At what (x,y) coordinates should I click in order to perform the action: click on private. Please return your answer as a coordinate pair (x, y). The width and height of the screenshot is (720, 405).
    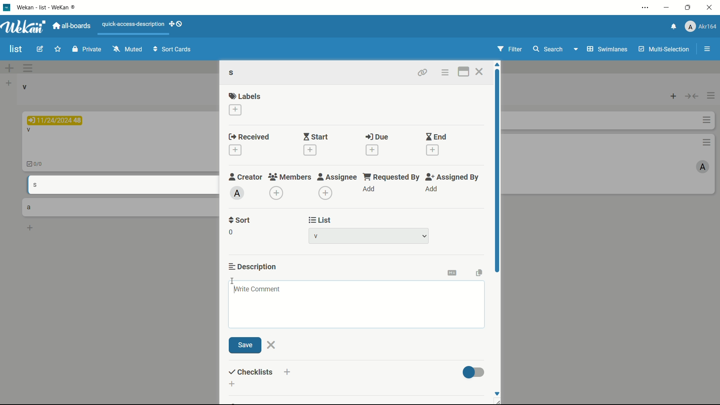
    Looking at the image, I should click on (86, 49).